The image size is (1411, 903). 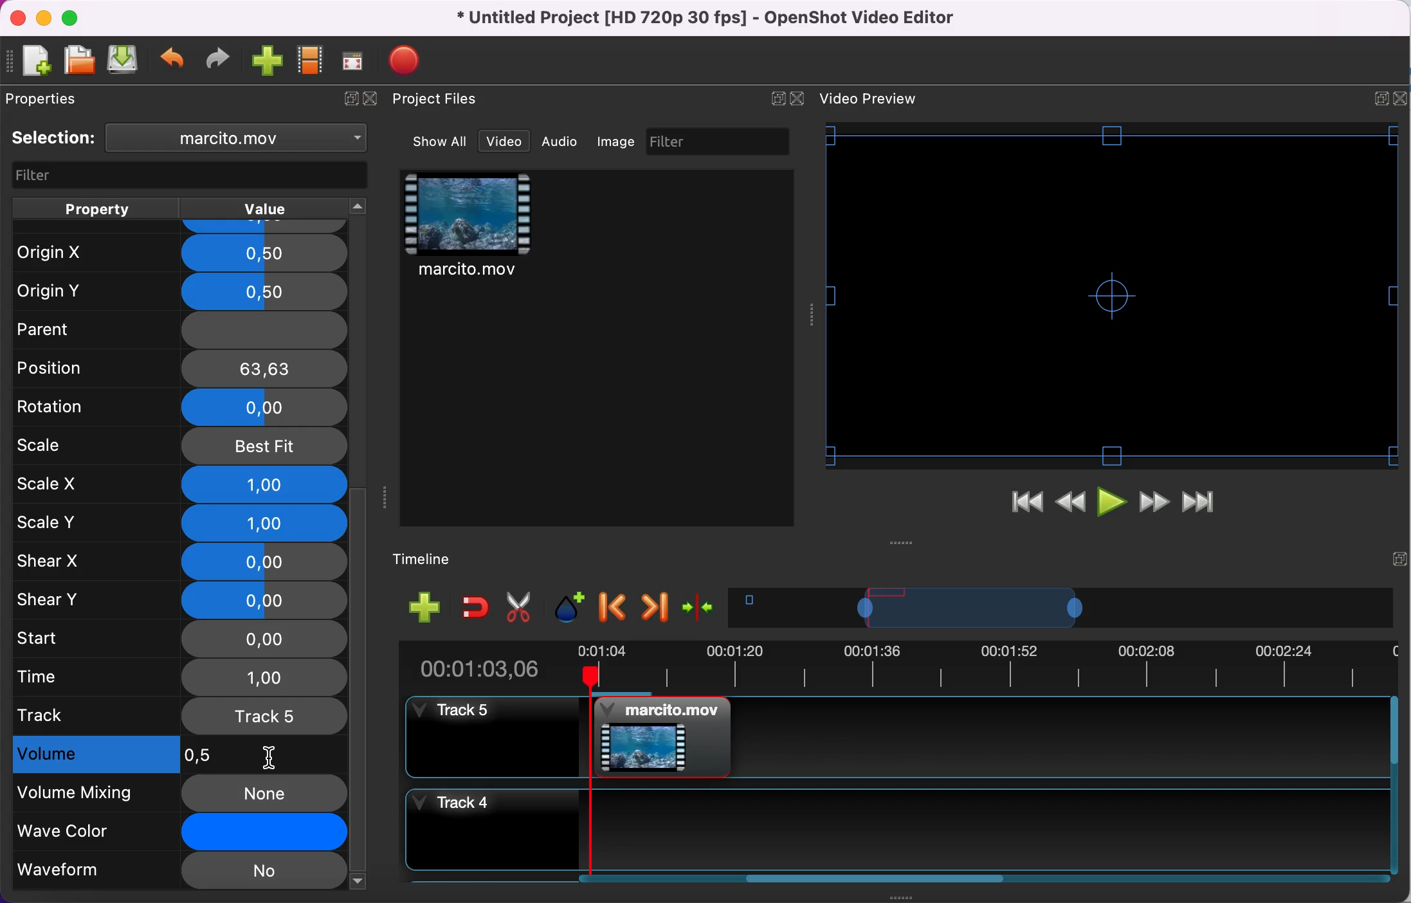 I want to click on selection, so click(x=54, y=138).